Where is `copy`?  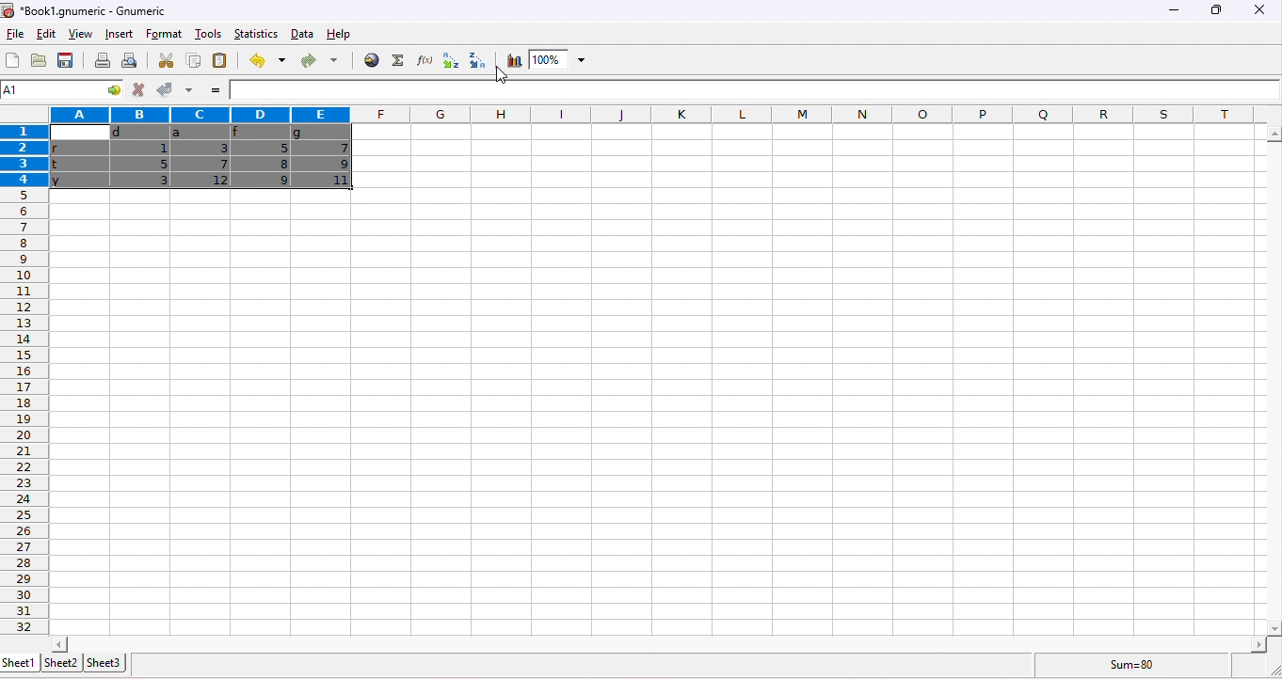
copy is located at coordinates (191, 60).